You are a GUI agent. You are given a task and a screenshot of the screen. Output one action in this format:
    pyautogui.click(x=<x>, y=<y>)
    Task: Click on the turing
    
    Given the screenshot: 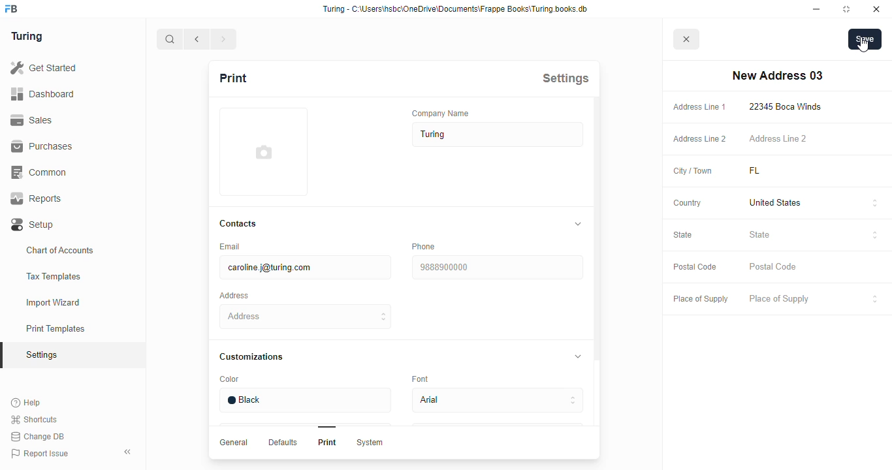 What is the action you would take?
    pyautogui.click(x=498, y=134)
    